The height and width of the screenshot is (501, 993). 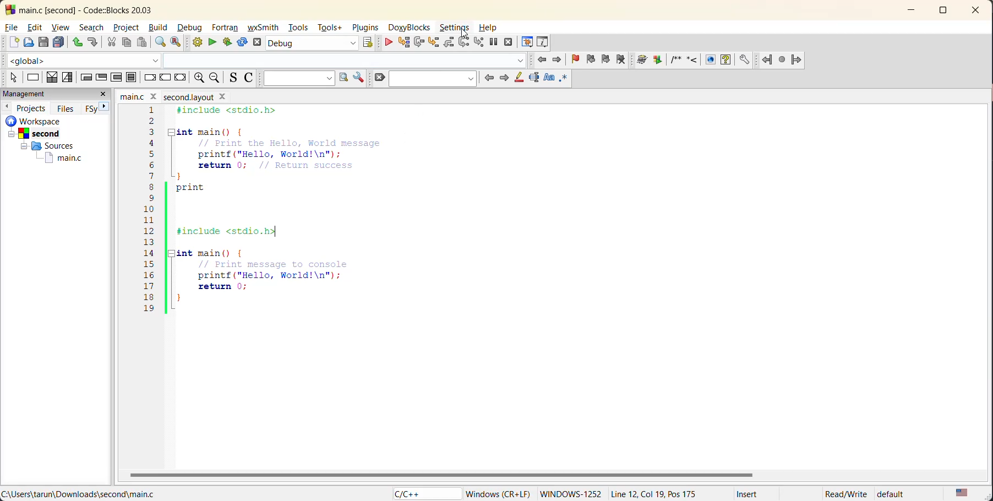 I want to click on fortran, so click(x=226, y=28).